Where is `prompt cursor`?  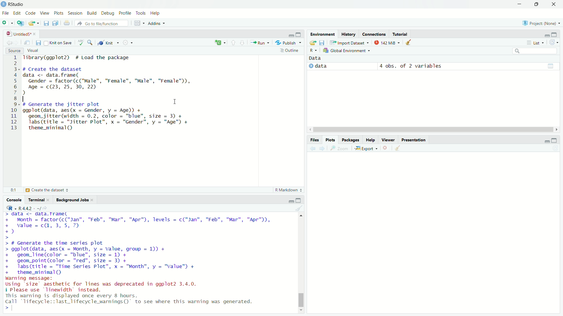
prompt cursor is located at coordinates (5, 310).